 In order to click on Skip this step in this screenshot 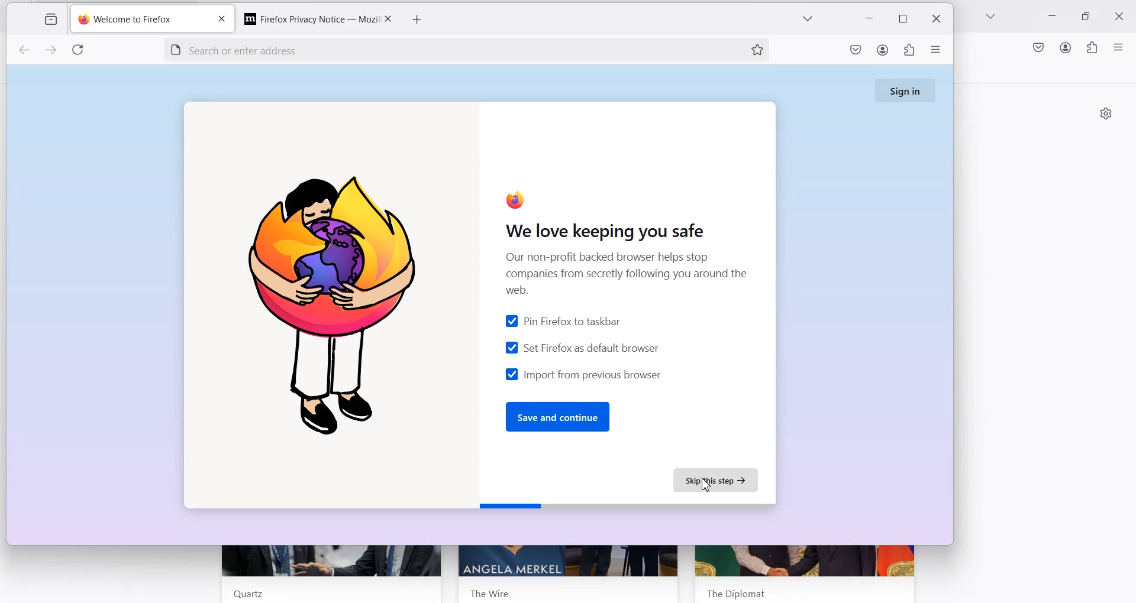, I will do `click(718, 481)`.